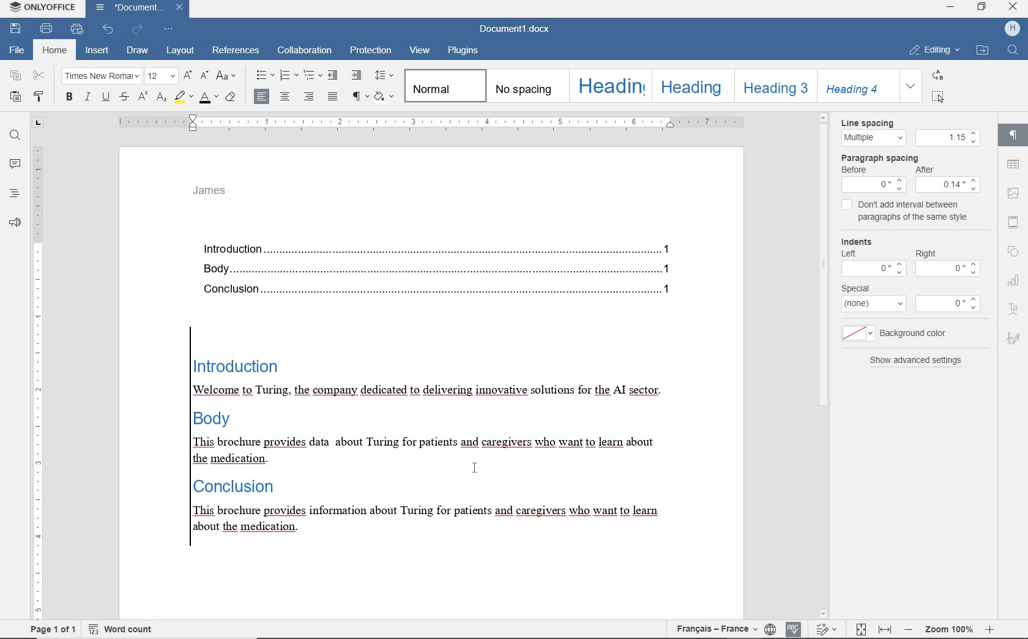 The width and height of the screenshot is (1028, 639). I want to click on Page 1 of 1, so click(49, 631).